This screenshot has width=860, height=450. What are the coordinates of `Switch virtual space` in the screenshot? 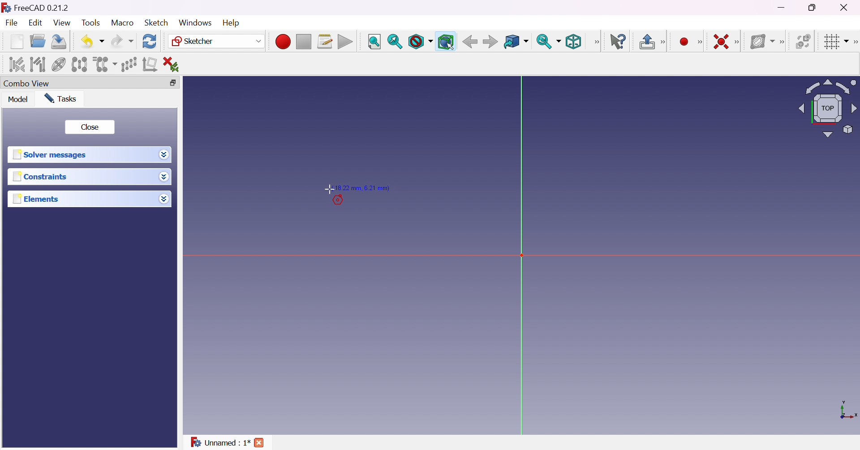 It's located at (802, 41).